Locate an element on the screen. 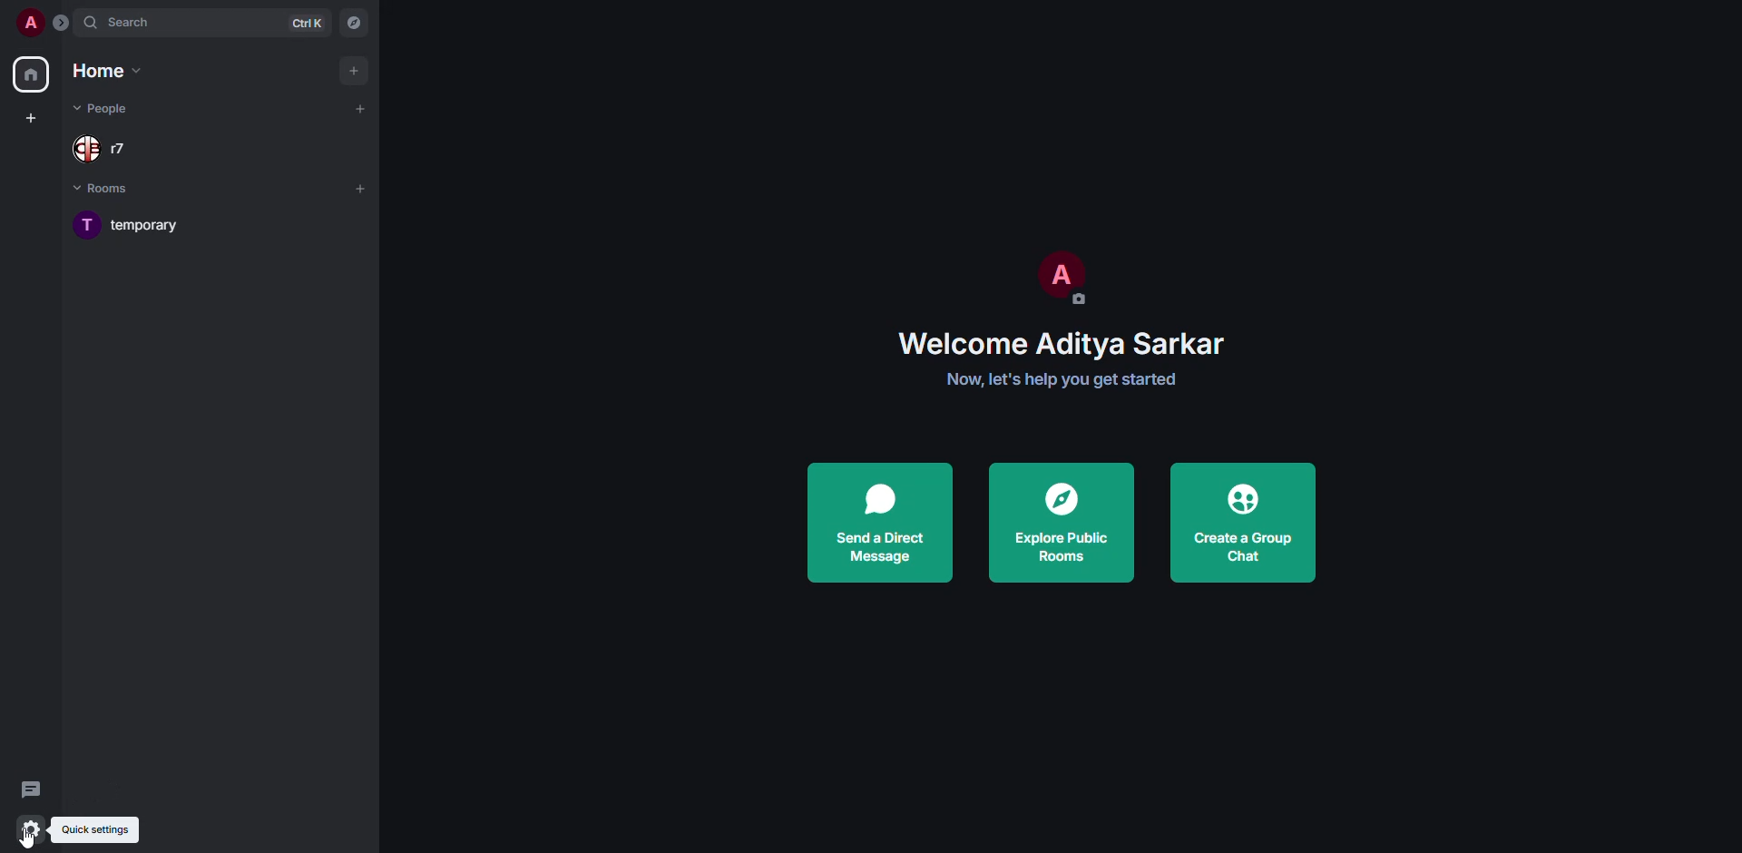  profile pic is located at coordinates (1065, 275).